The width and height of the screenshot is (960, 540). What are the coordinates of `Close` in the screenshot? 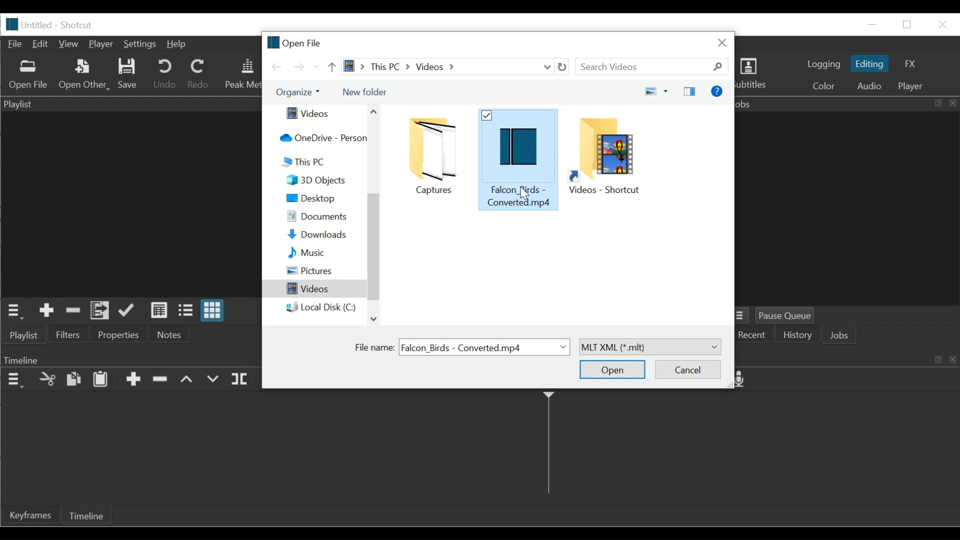 It's located at (722, 42).